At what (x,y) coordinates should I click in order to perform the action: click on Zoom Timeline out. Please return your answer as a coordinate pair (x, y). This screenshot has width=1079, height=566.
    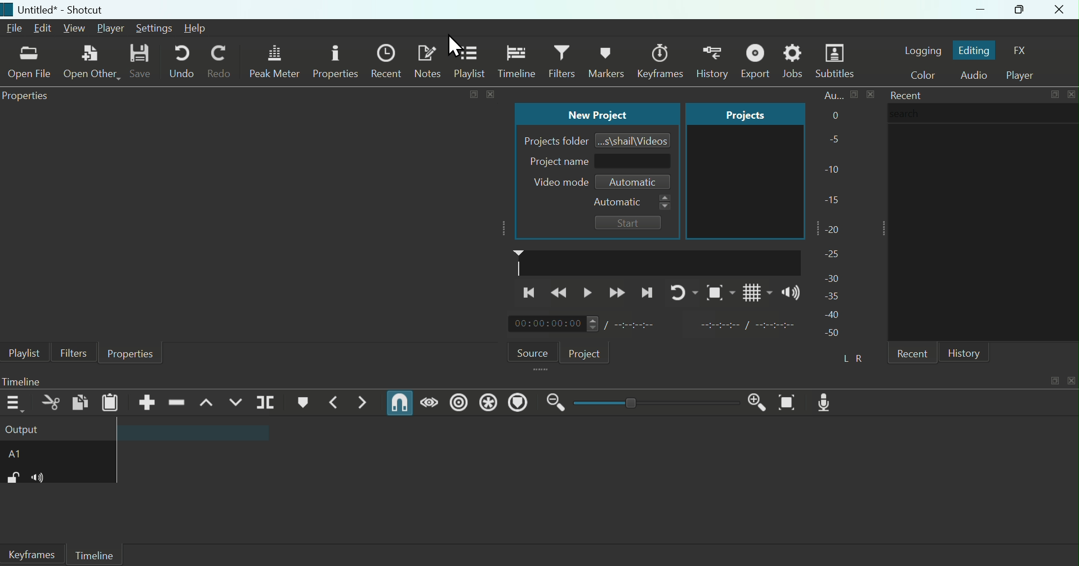
    Looking at the image, I should click on (556, 406).